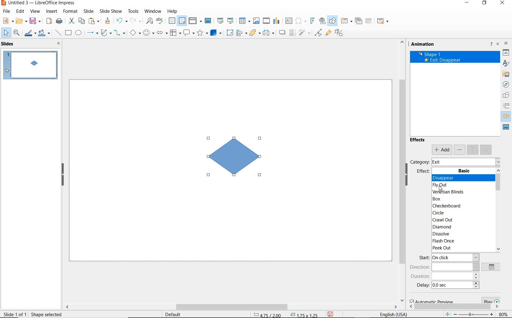  What do you see at coordinates (39, 3) in the screenshot?
I see `file name` at bounding box center [39, 3].